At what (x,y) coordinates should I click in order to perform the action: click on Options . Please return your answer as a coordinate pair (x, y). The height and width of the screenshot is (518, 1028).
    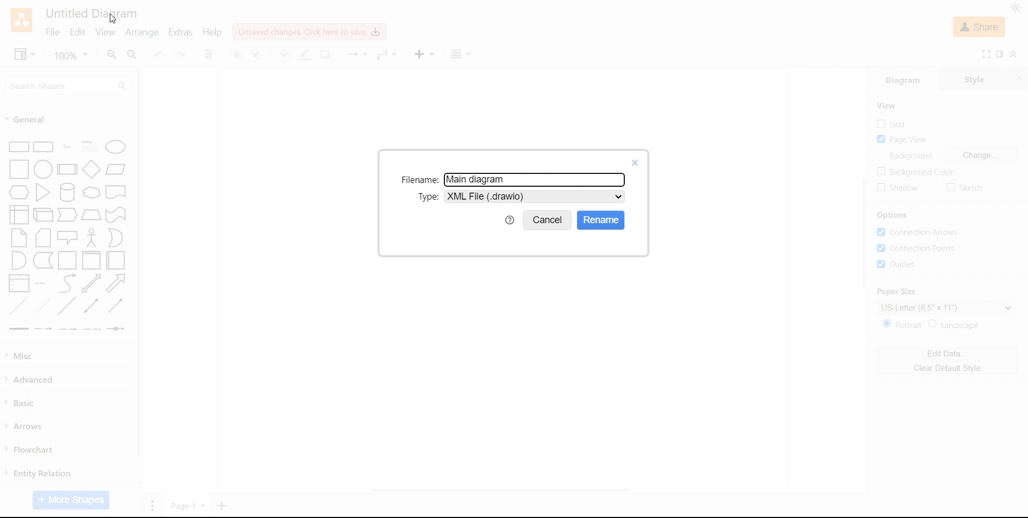
    Looking at the image, I should click on (893, 216).